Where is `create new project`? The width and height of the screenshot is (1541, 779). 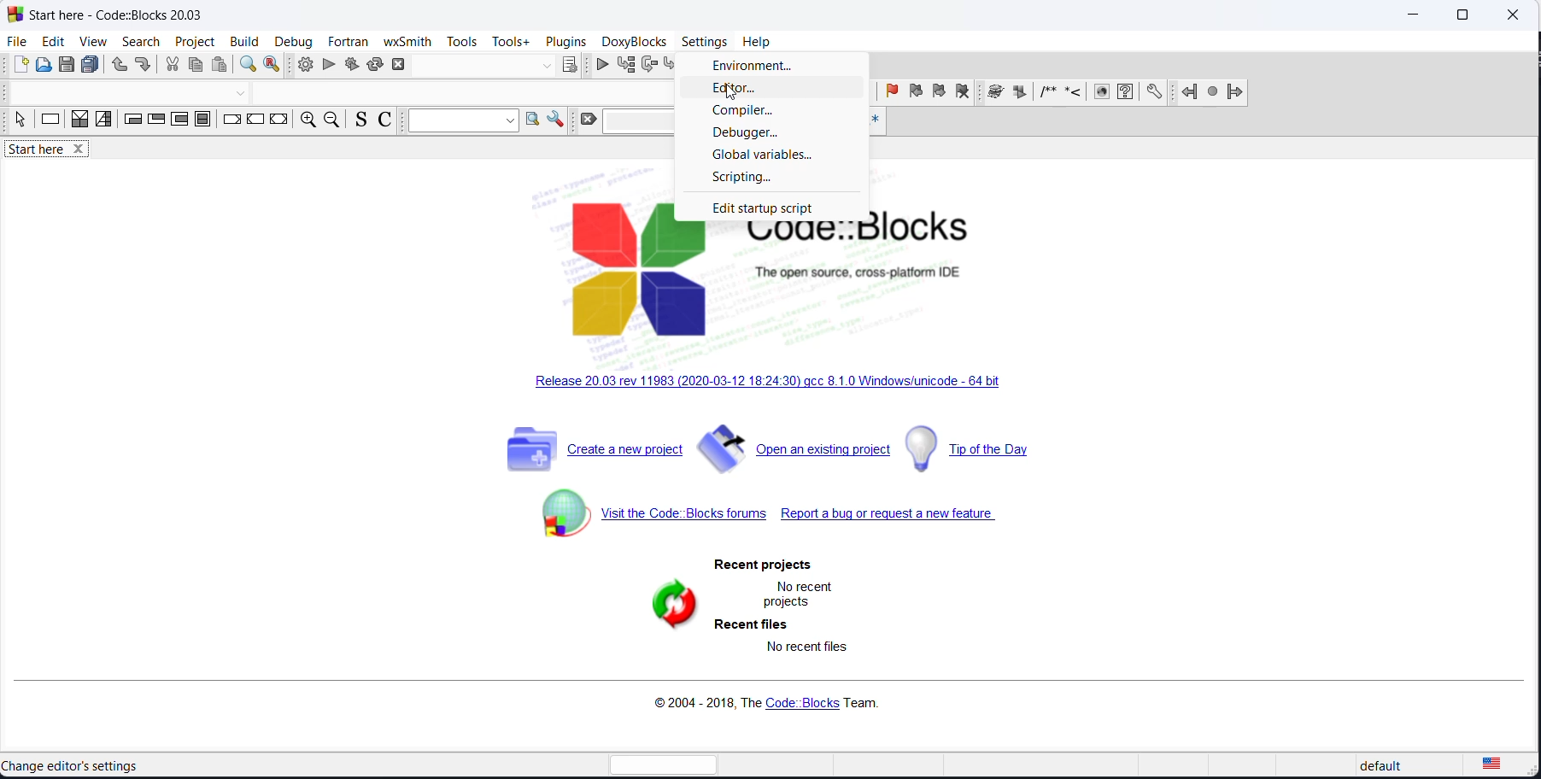 create new project is located at coordinates (587, 452).